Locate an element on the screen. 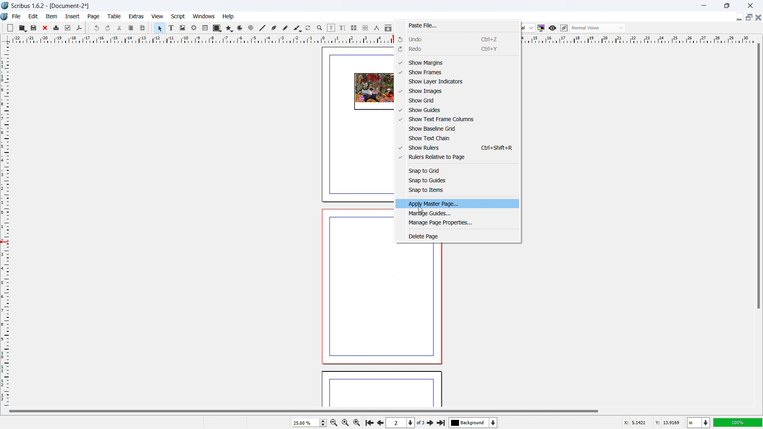 The width and height of the screenshot is (763, 429). paste file is located at coordinates (457, 26).